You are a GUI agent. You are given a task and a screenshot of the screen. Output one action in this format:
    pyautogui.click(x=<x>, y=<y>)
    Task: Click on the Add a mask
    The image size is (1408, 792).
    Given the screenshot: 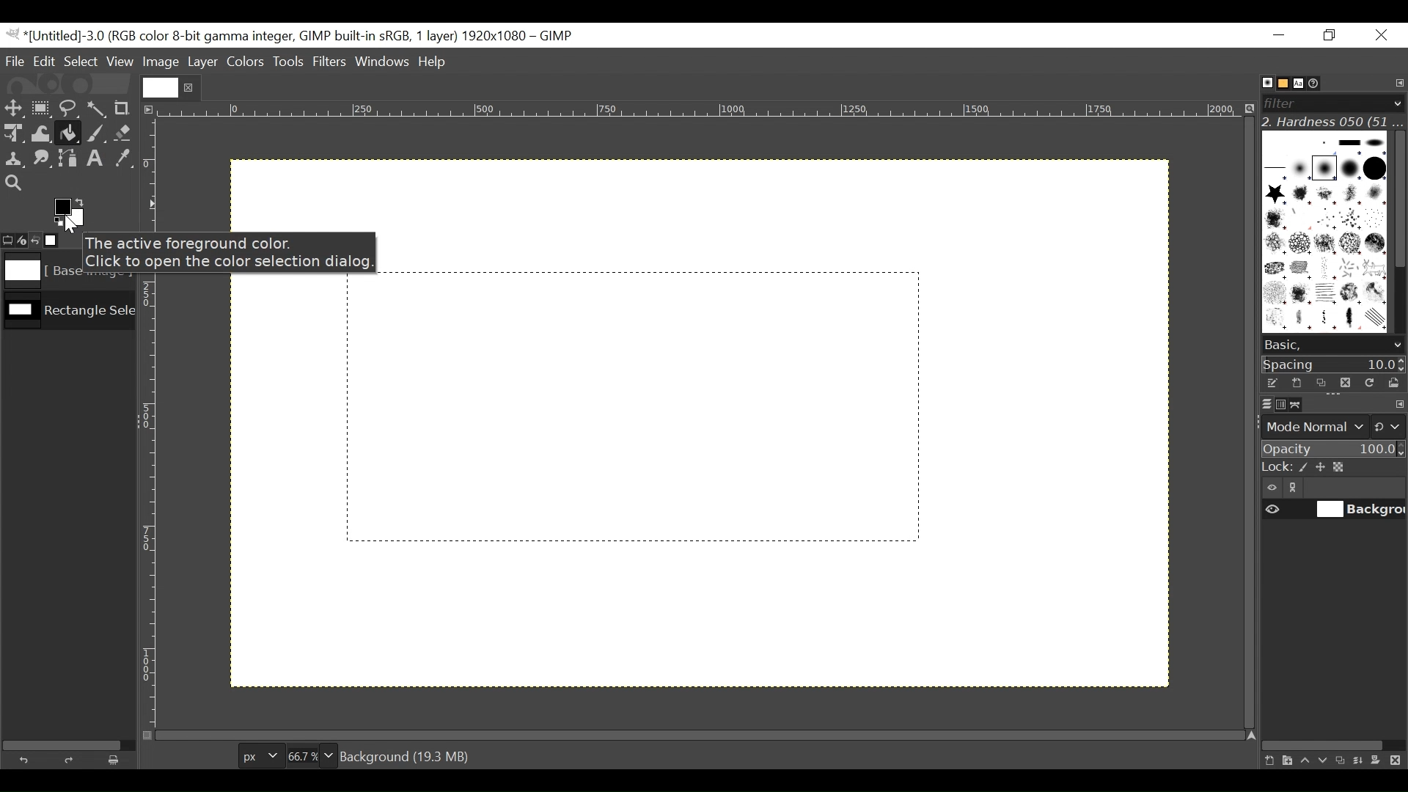 What is the action you would take?
    pyautogui.click(x=1380, y=763)
    